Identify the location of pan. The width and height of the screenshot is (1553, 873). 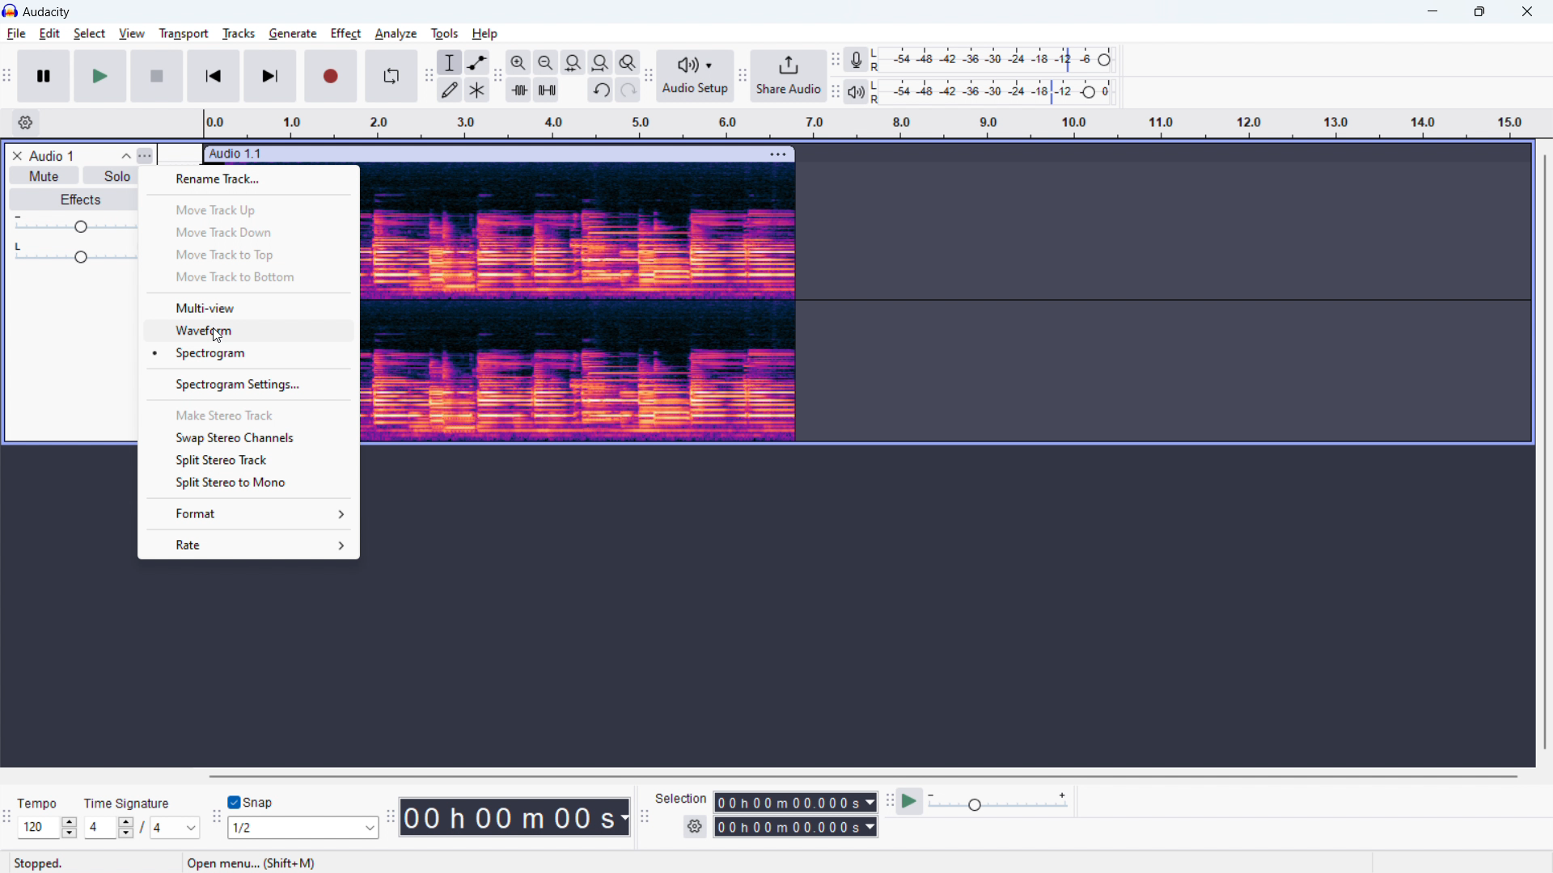
(76, 253).